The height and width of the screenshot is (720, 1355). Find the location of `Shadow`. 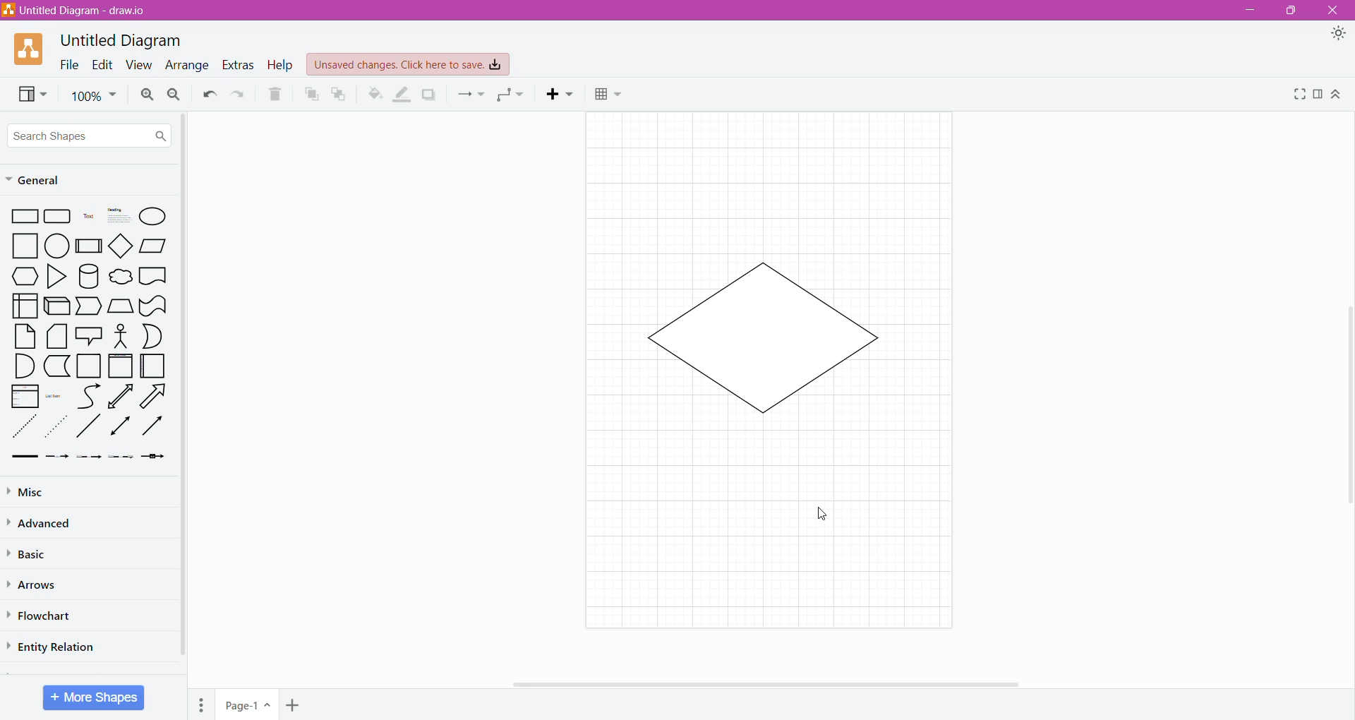

Shadow is located at coordinates (430, 94).